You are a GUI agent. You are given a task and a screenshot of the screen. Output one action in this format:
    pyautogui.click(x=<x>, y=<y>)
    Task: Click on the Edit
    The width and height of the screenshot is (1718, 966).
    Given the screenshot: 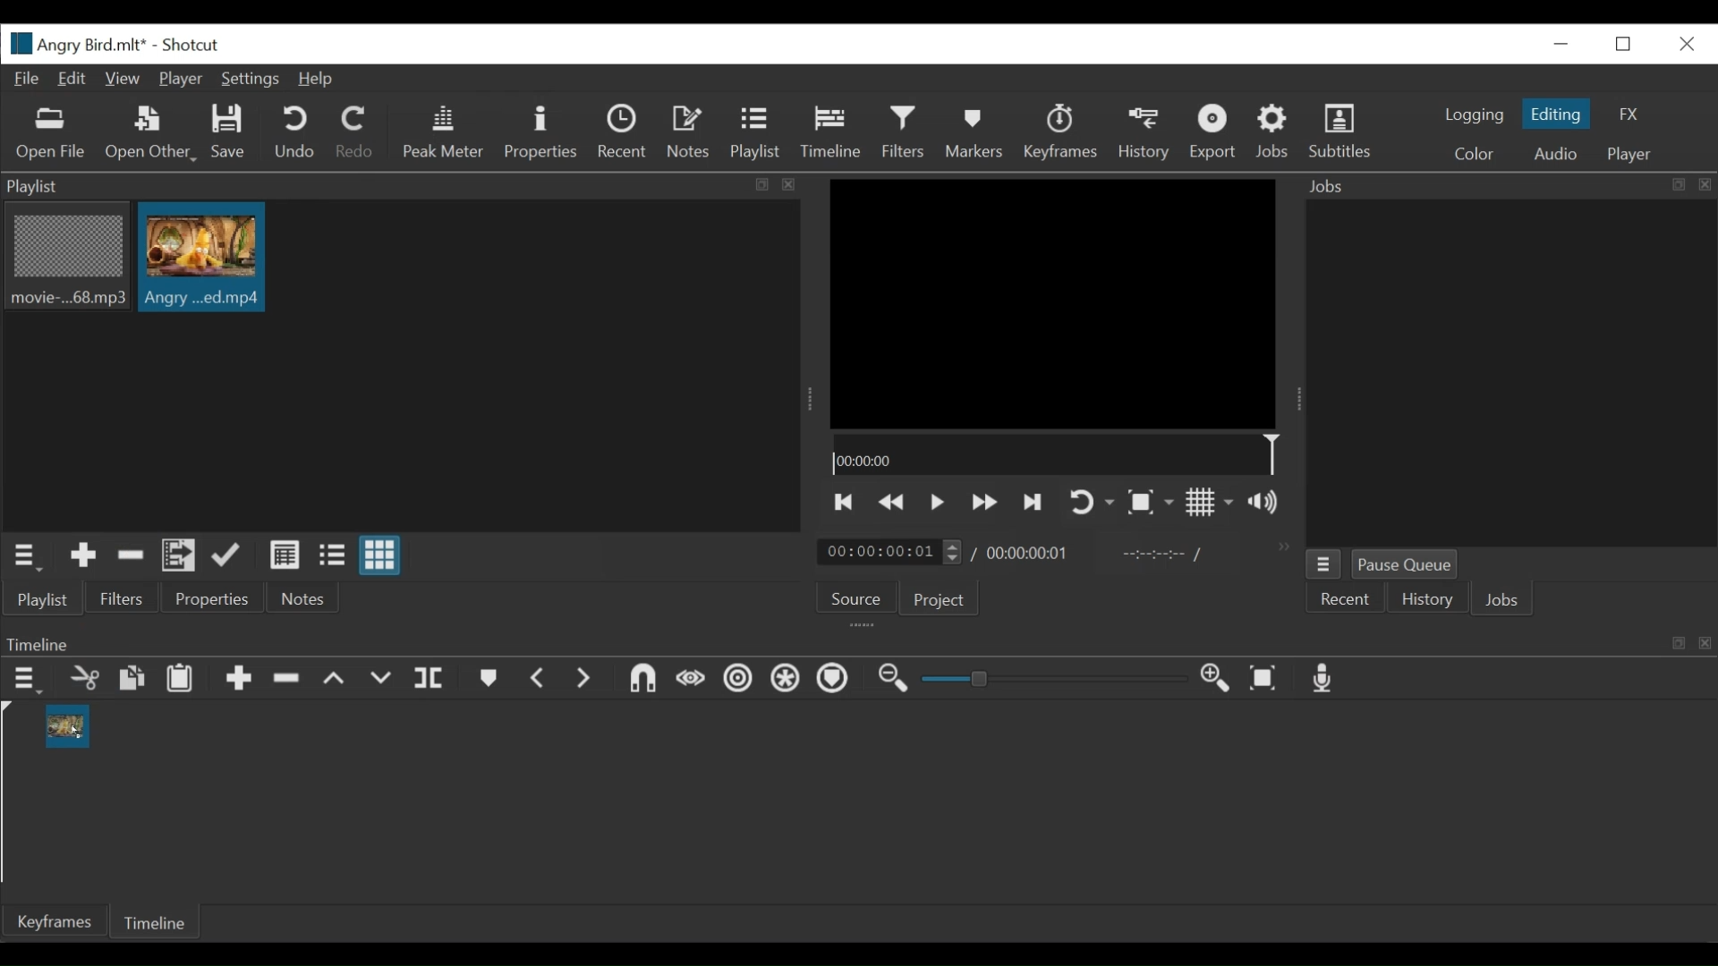 What is the action you would take?
    pyautogui.click(x=74, y=80)
    